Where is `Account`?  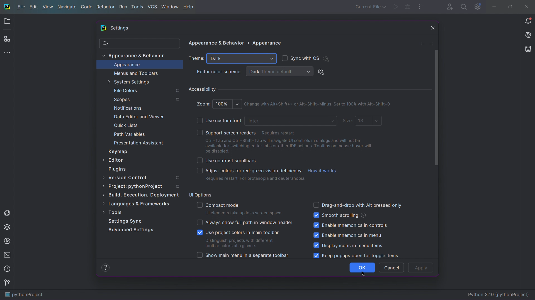 Account is located at coordinates (448, 6).